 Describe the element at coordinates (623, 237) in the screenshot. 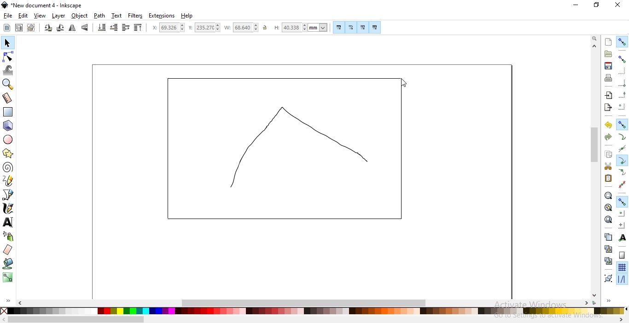

I see `snap text anchors and baseline` at that location.